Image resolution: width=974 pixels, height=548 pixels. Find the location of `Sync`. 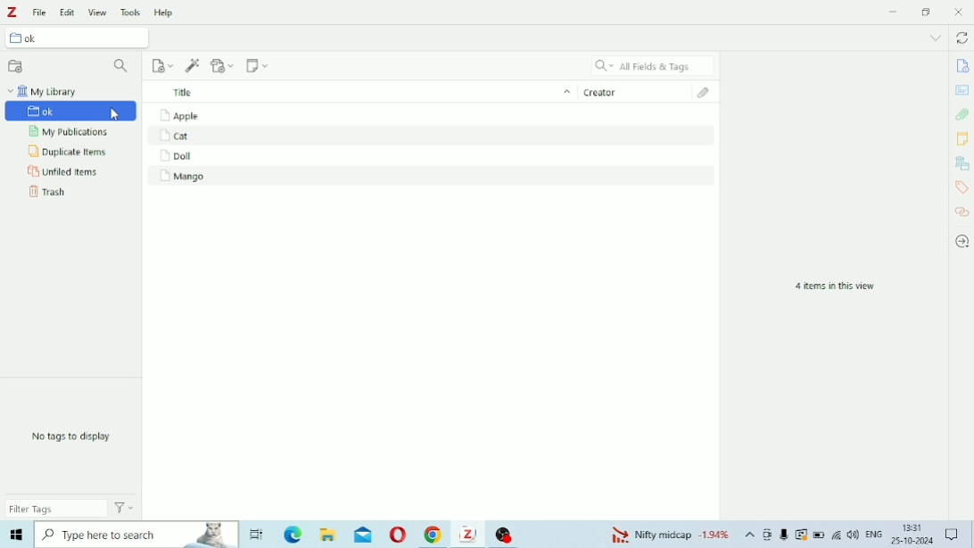

Sync is located at coordinates (962, 37).